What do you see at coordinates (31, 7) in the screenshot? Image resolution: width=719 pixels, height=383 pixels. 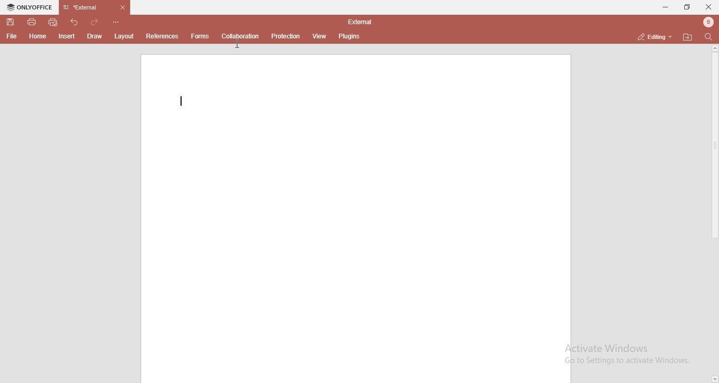 I see `onlyoffice` at bounding box center [31, 7].